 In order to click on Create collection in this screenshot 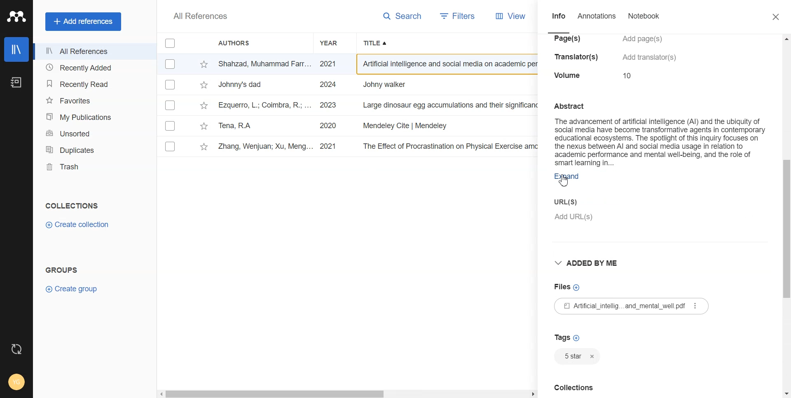, I will do `click(77, 225)`.